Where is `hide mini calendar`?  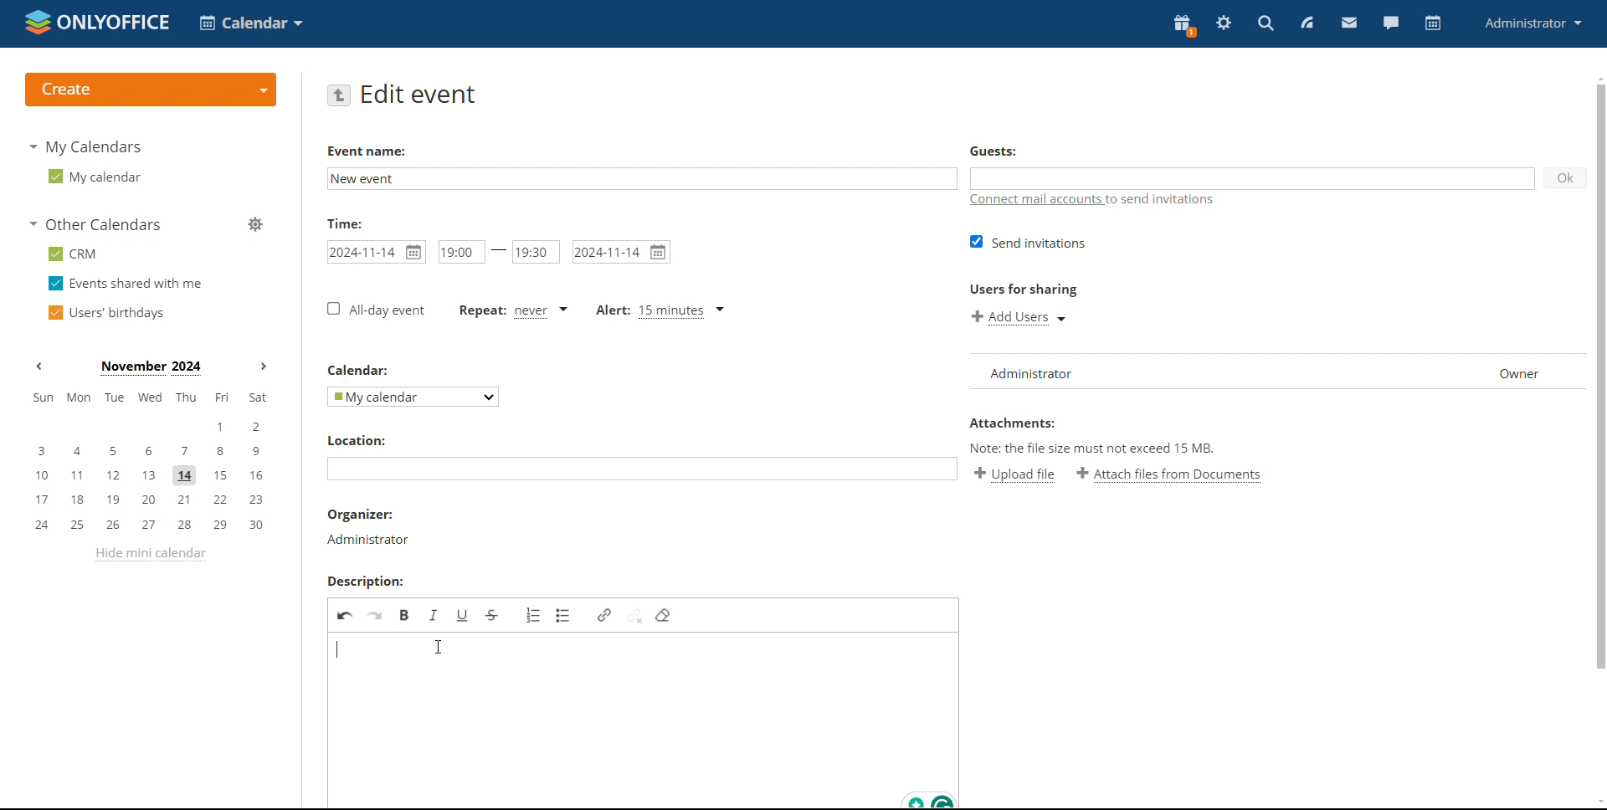
hide mini calendar is located at coordinates (151, 556).